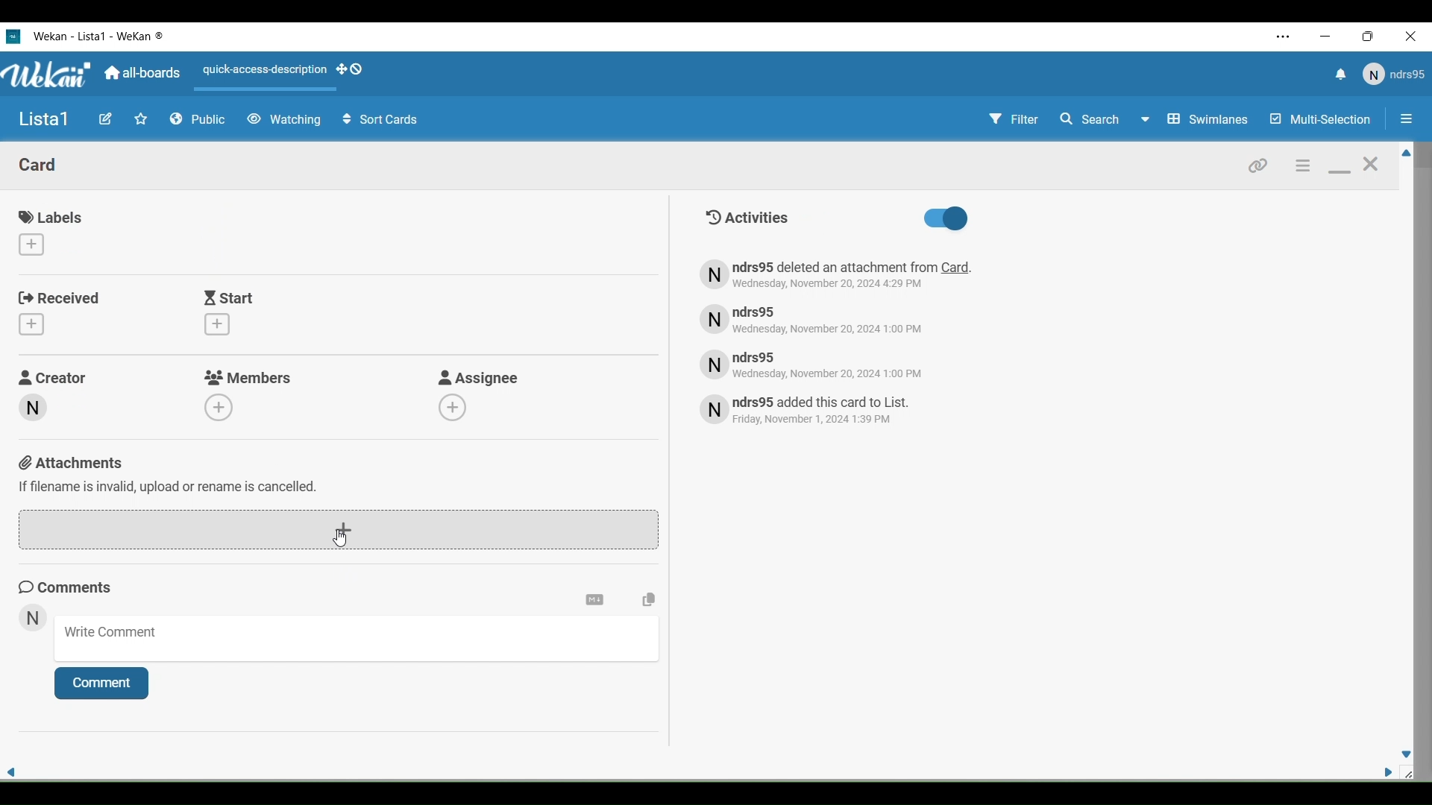  I want to click on Name, so click(44, 120).